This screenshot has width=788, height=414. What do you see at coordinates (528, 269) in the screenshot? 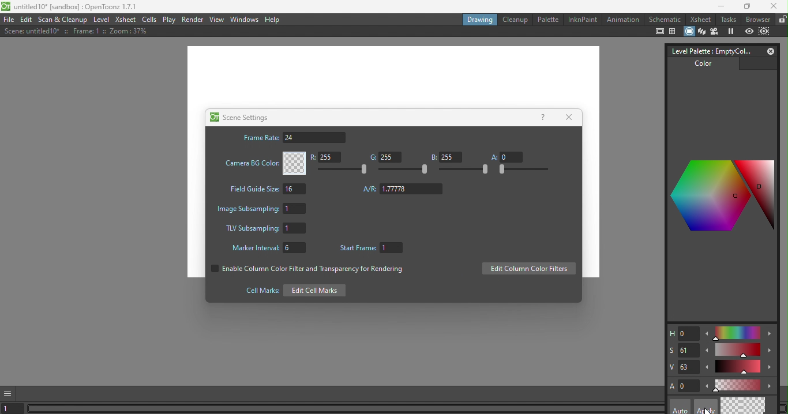
I see `Edit column color filters` at bounding box center [528, 269].